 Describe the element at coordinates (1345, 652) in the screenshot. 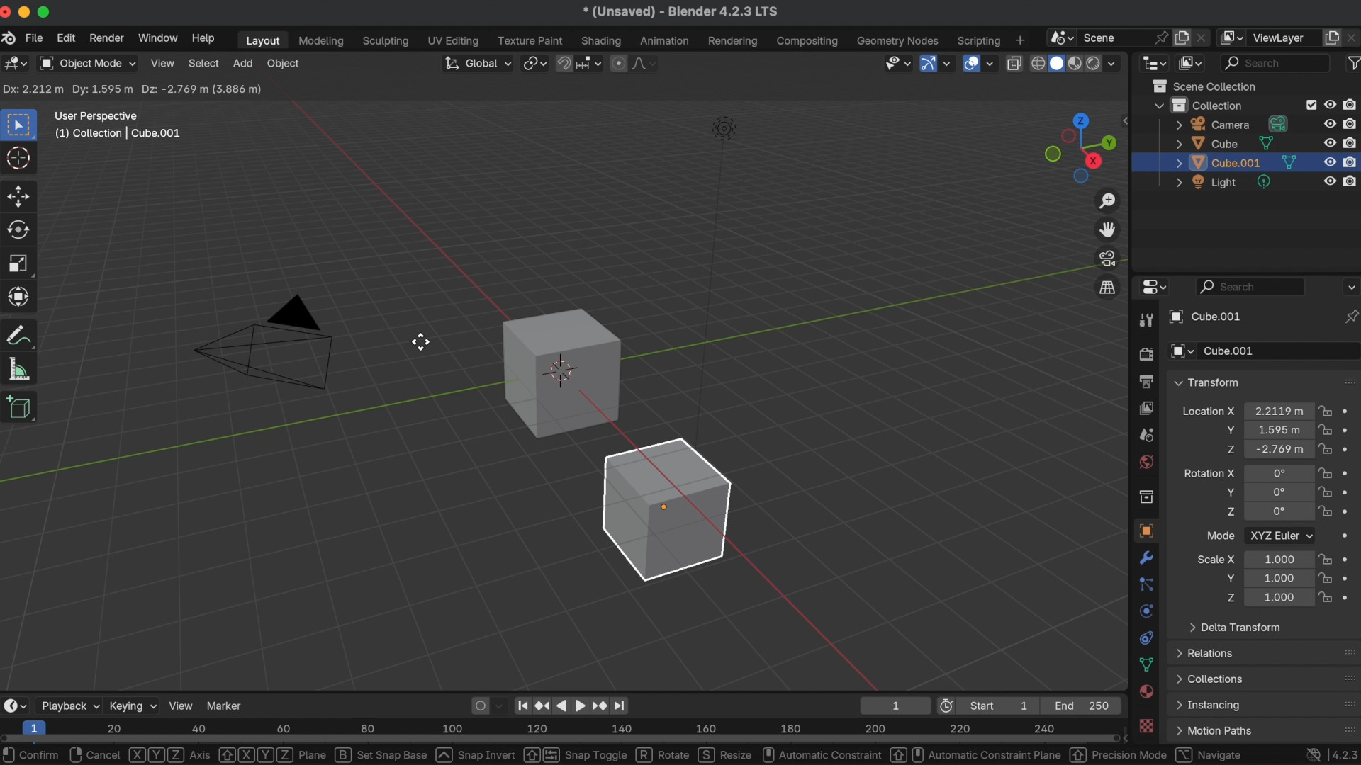

I see `drag handles` at that location.